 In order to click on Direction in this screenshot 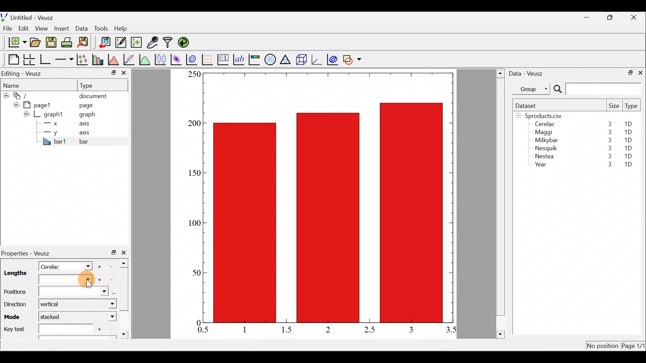, I will do `click(14, 302)`.